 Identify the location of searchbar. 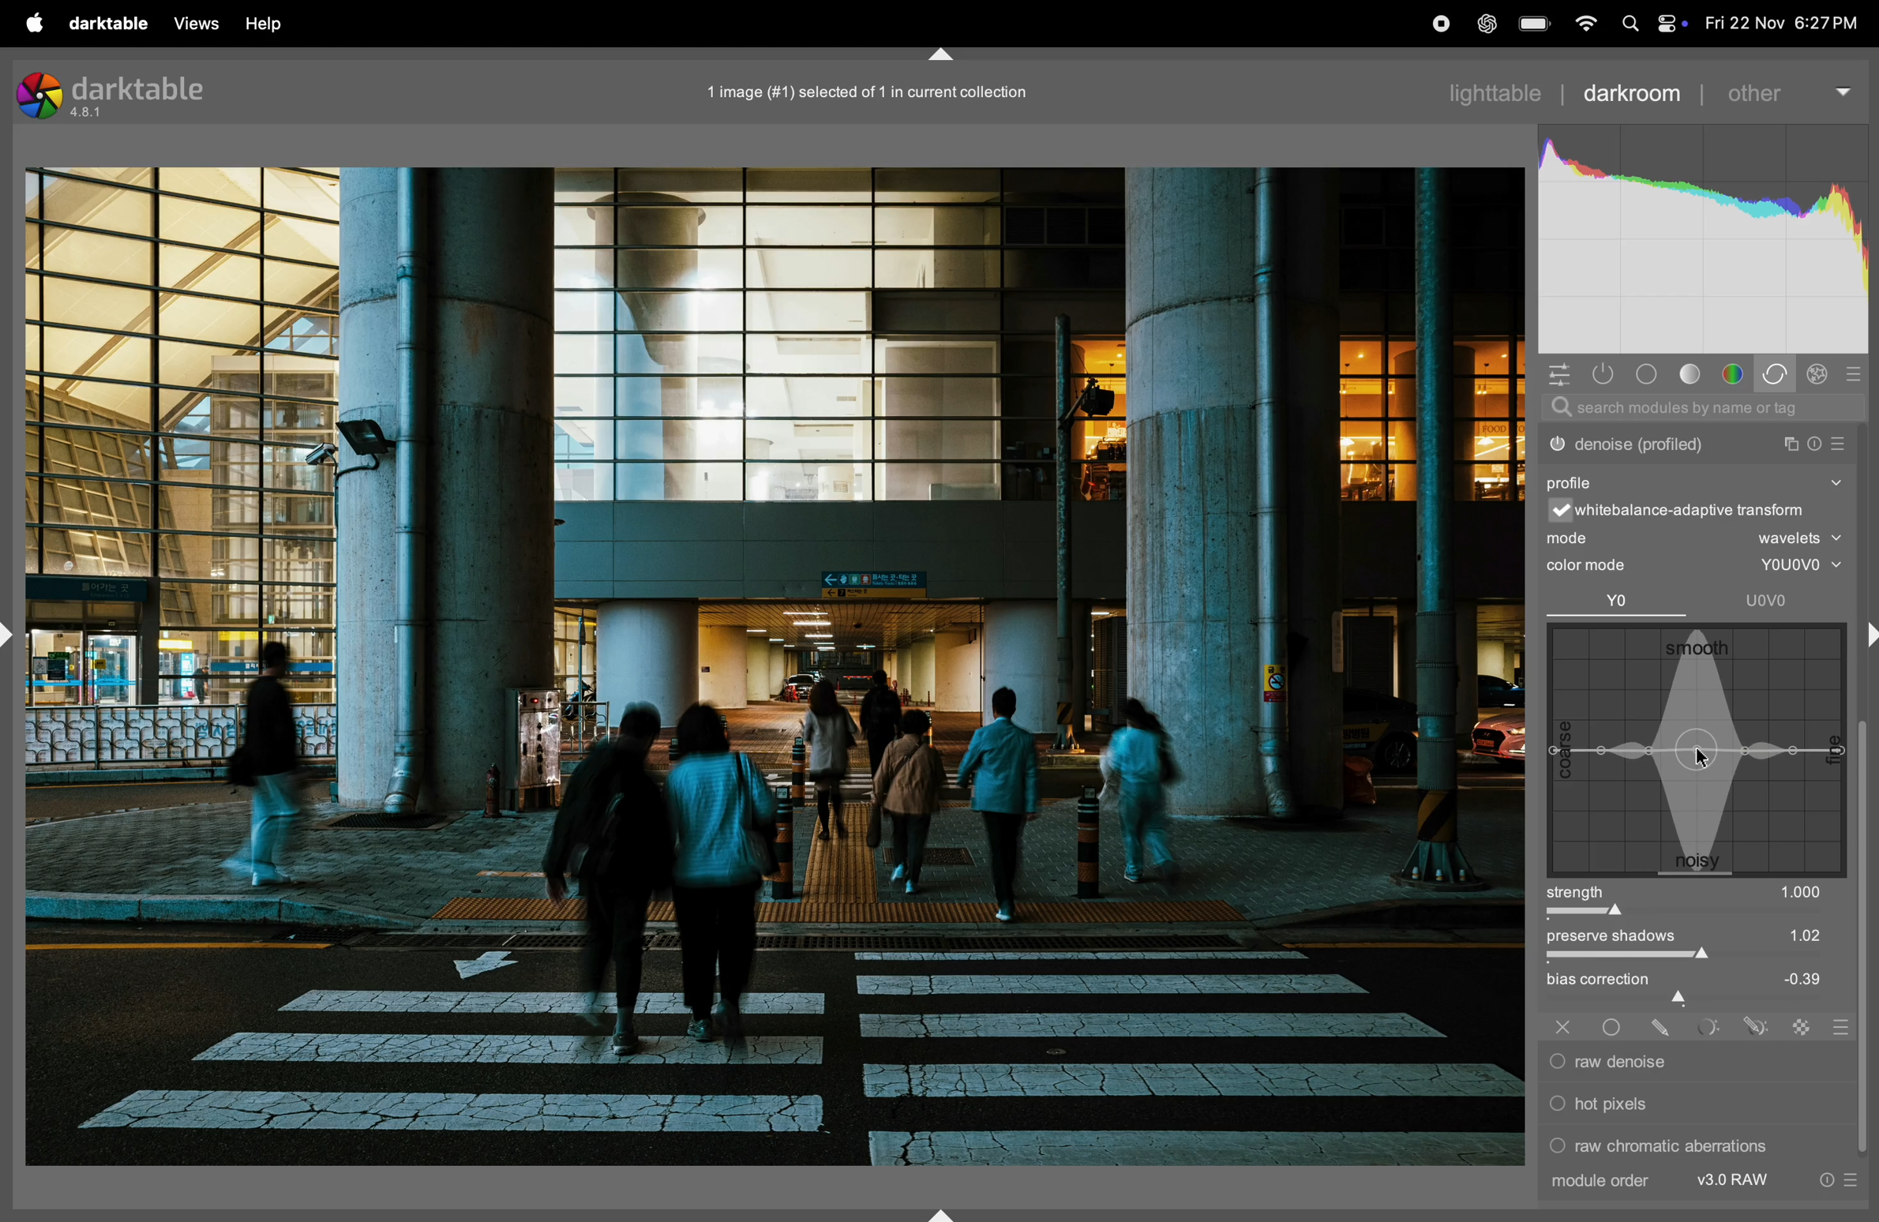
(1703, 410).